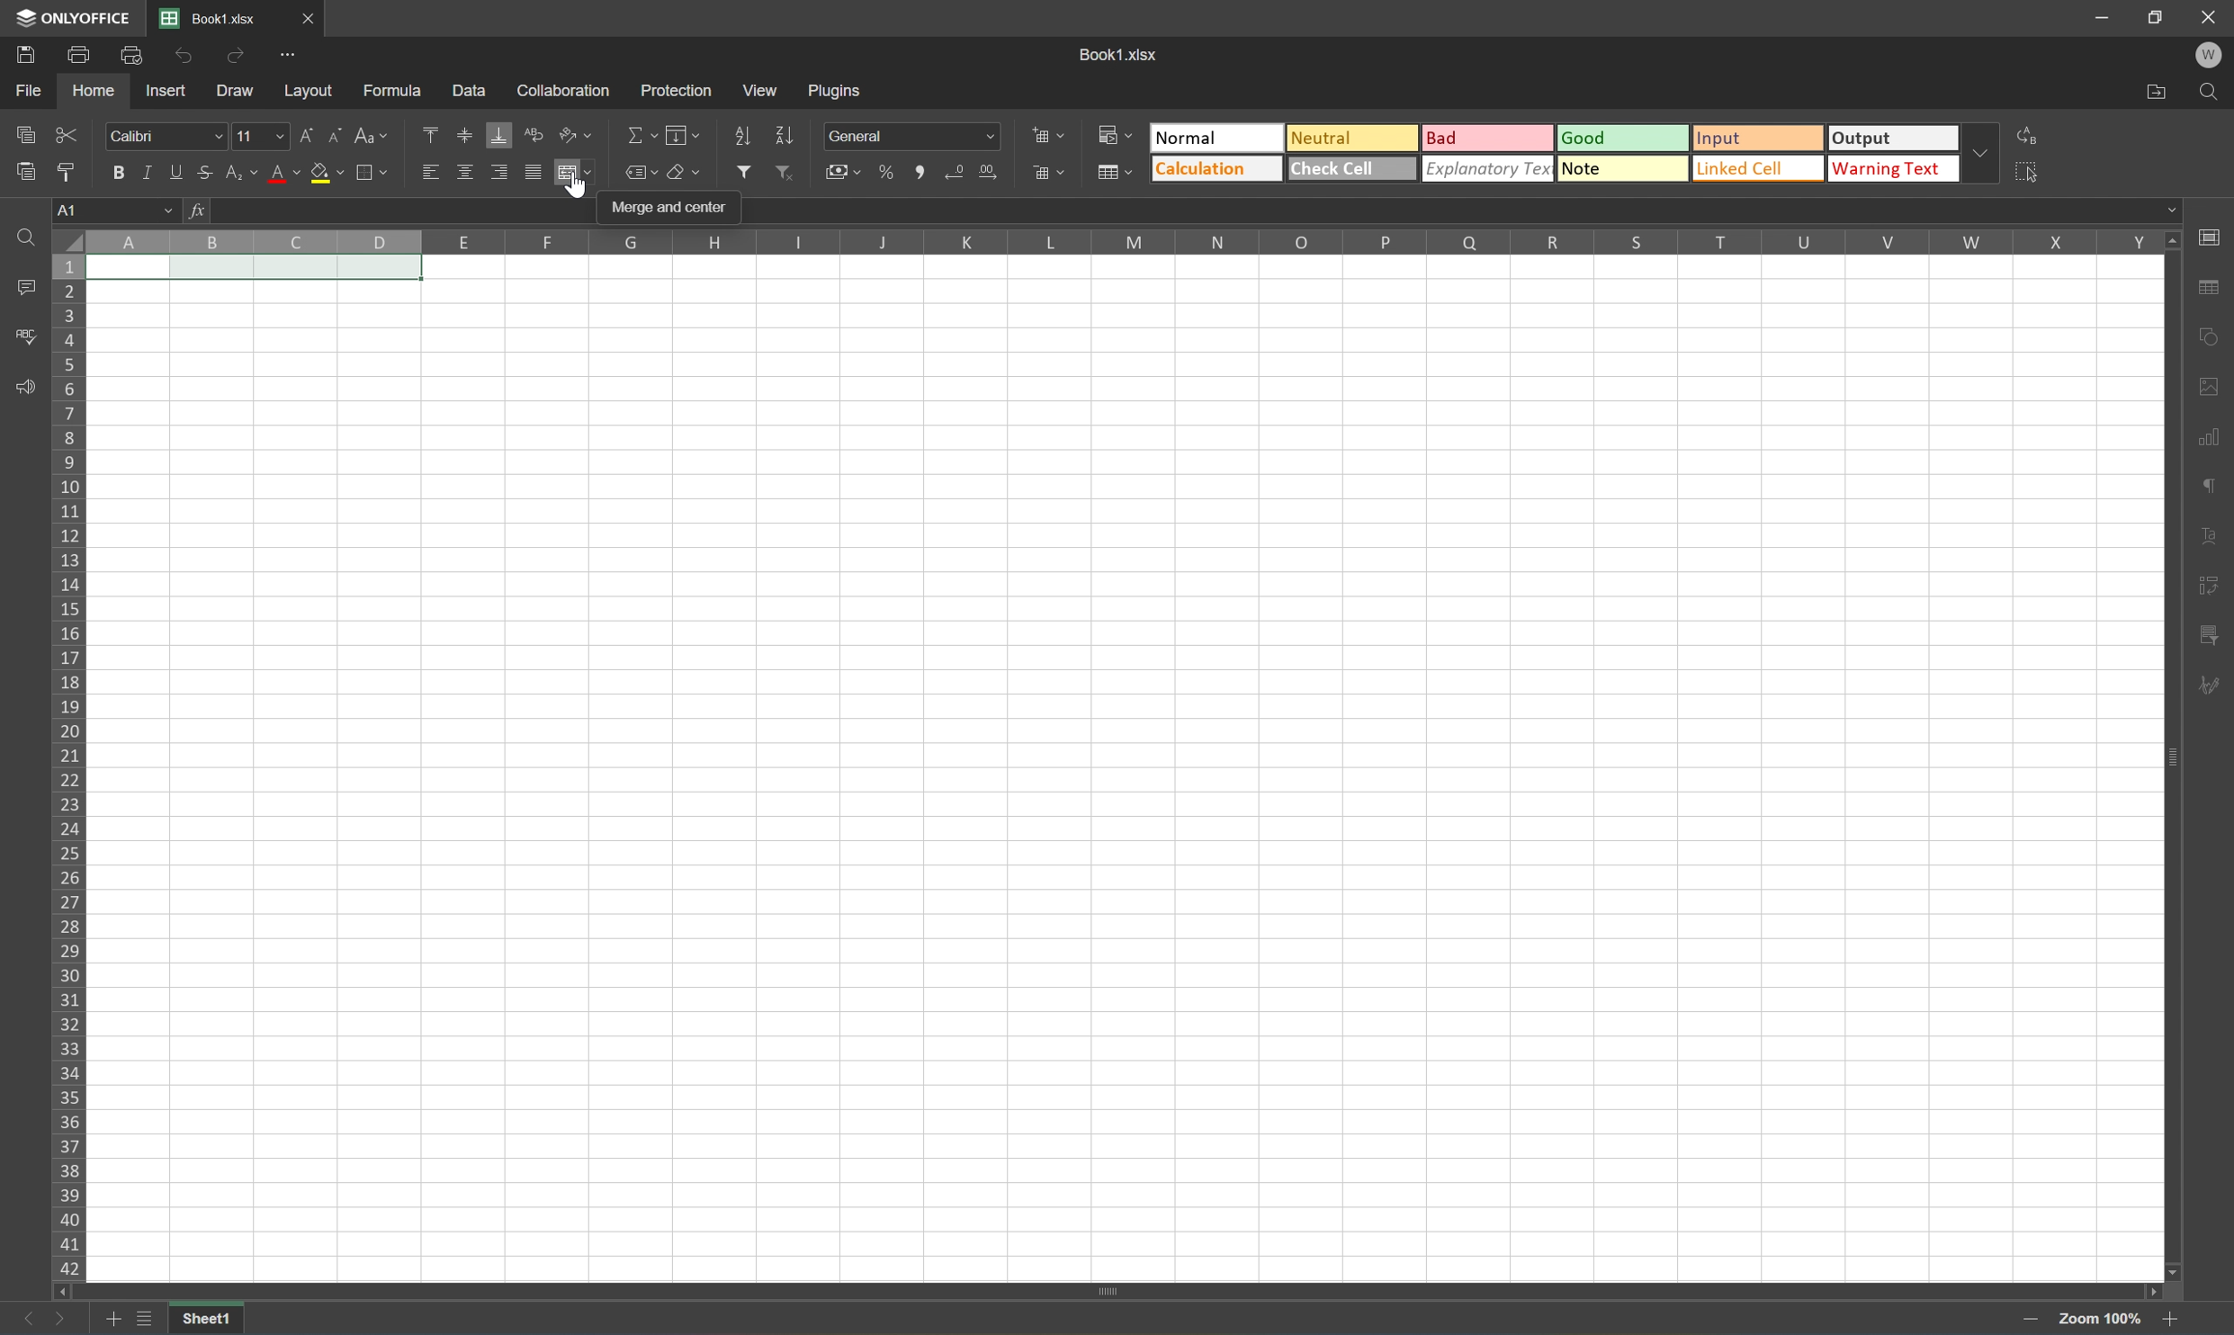 The height and width of the screenshot is (1335, 2234). I want to click on Summation, so click(639, 135).